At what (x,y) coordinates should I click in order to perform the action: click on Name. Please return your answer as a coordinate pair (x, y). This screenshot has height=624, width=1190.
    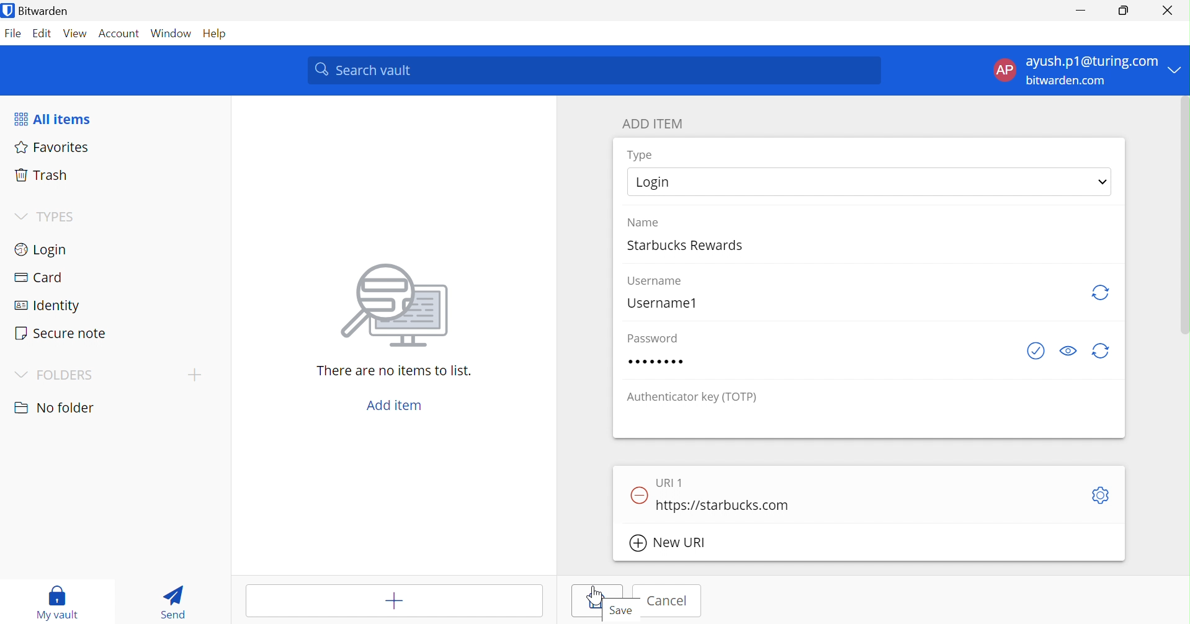
    Looking at the image, I should click on (643, 221).